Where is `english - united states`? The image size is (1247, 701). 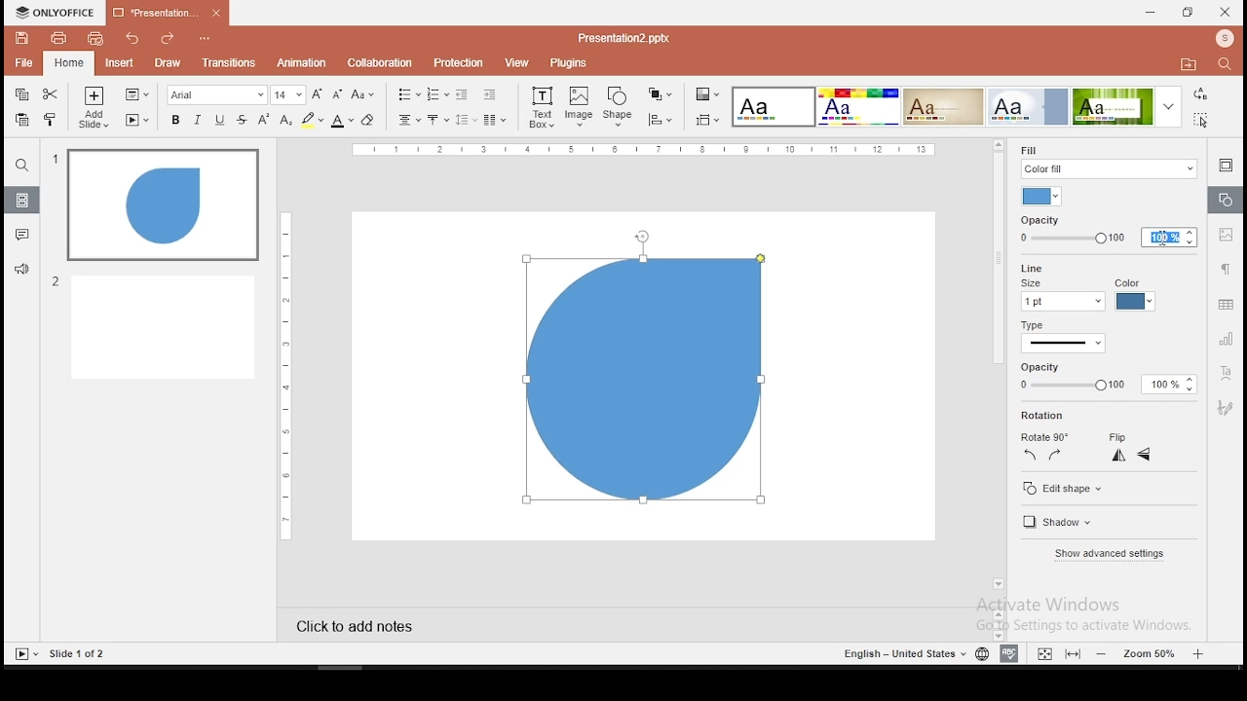 english - united states is located at coordinates (901, 656).